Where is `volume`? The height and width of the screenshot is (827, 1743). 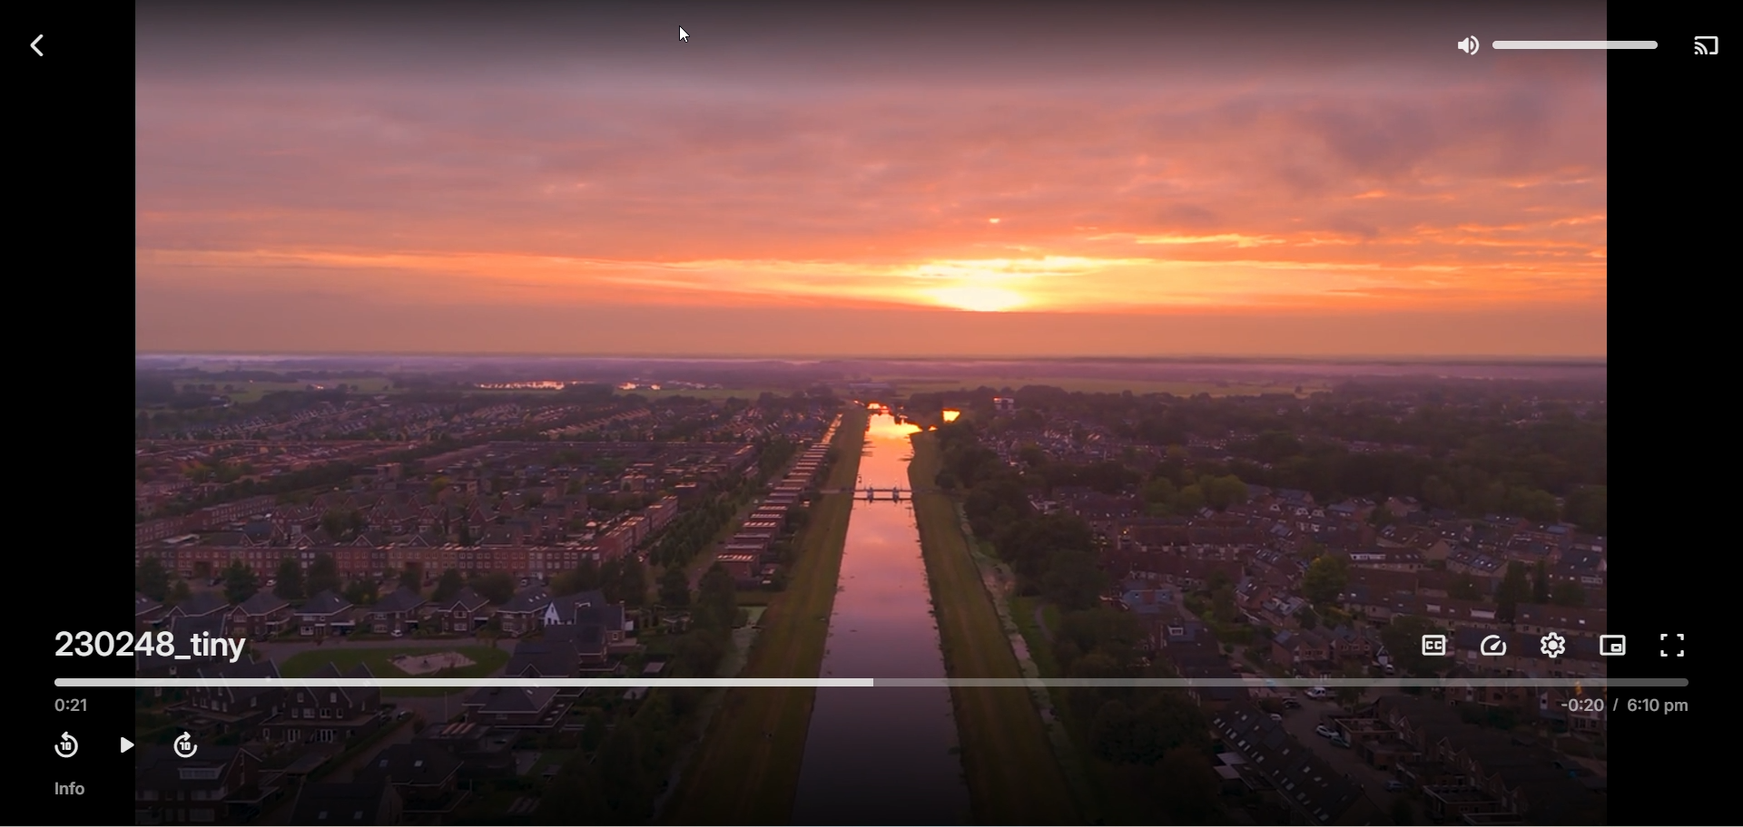
volume is located at coordinates (1553, 40).